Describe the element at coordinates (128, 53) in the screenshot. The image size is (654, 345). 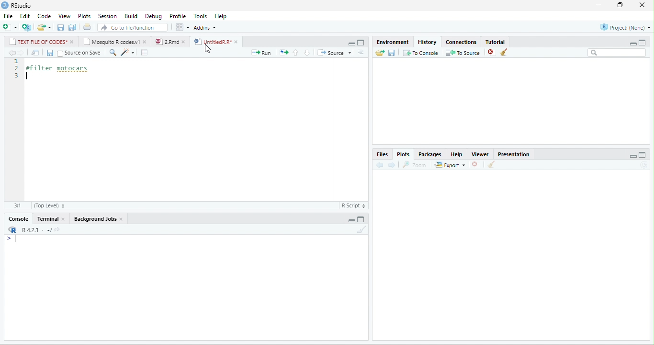
I see `code tools` at that location.